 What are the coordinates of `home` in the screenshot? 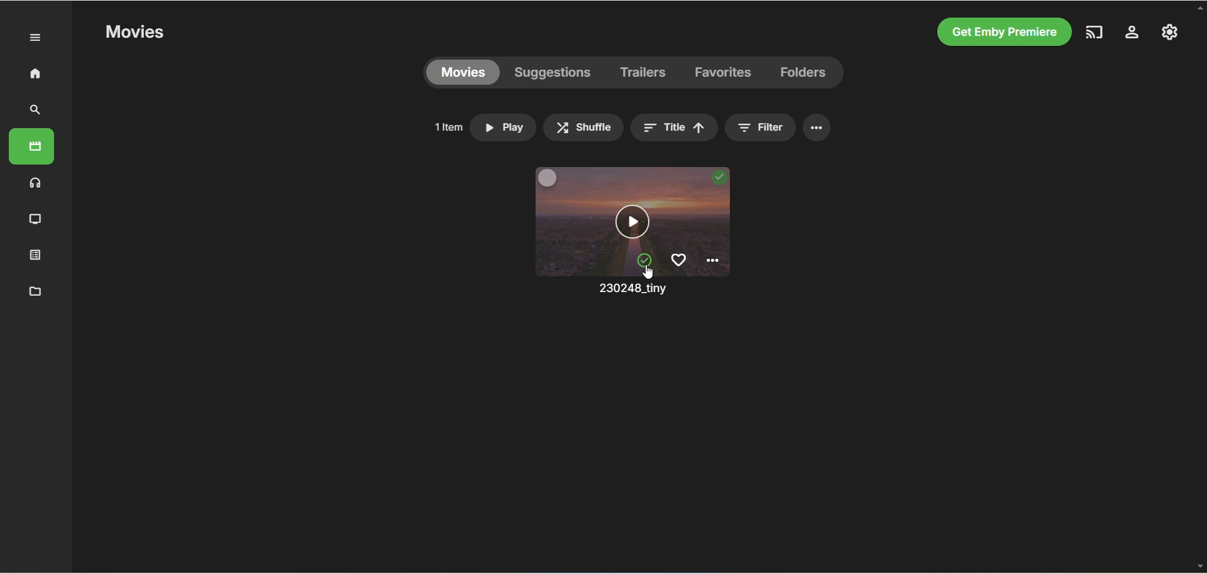 It's located at (33, 75).